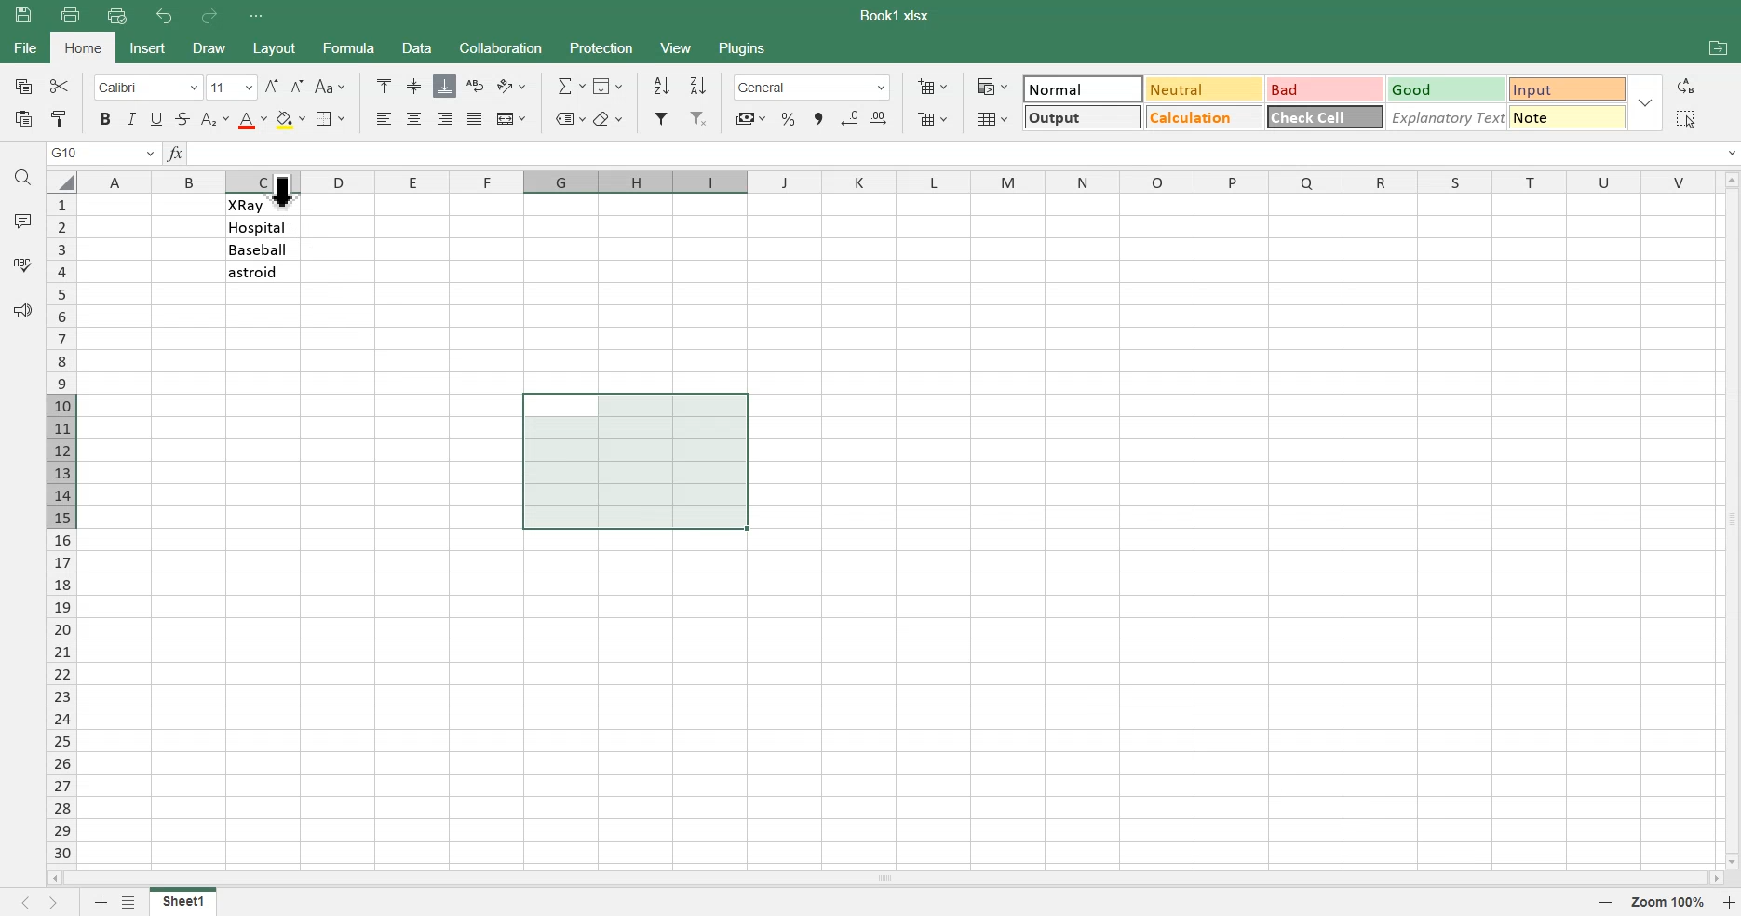 This screenshot has height=916, width=1741. I want to click on Cell Name, so click(102, 154).